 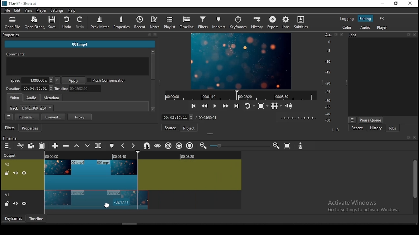 What do you see at coordinates (7, 146) in the screenshot?
I see `timeline menu` at bounding box center [7, 146].